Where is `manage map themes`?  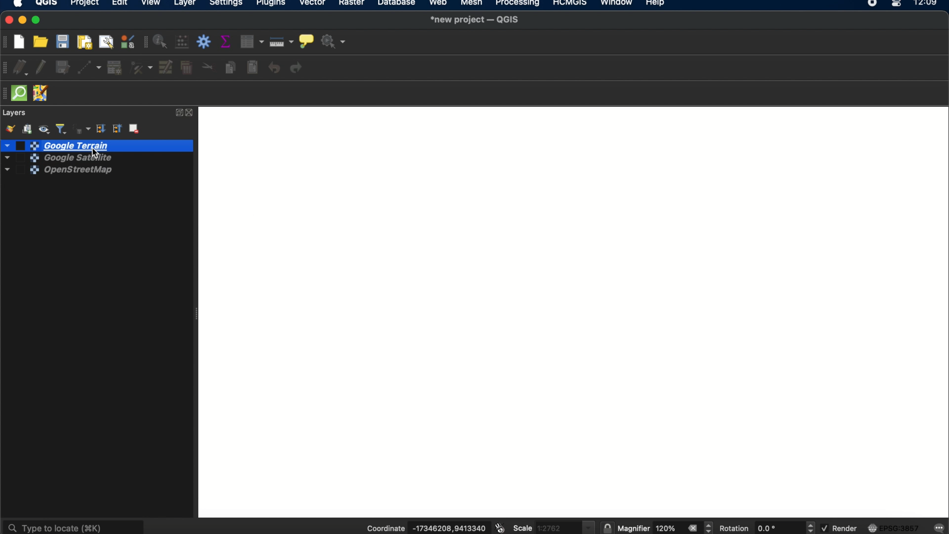 manage map themes is located at coordinates (45, 128).